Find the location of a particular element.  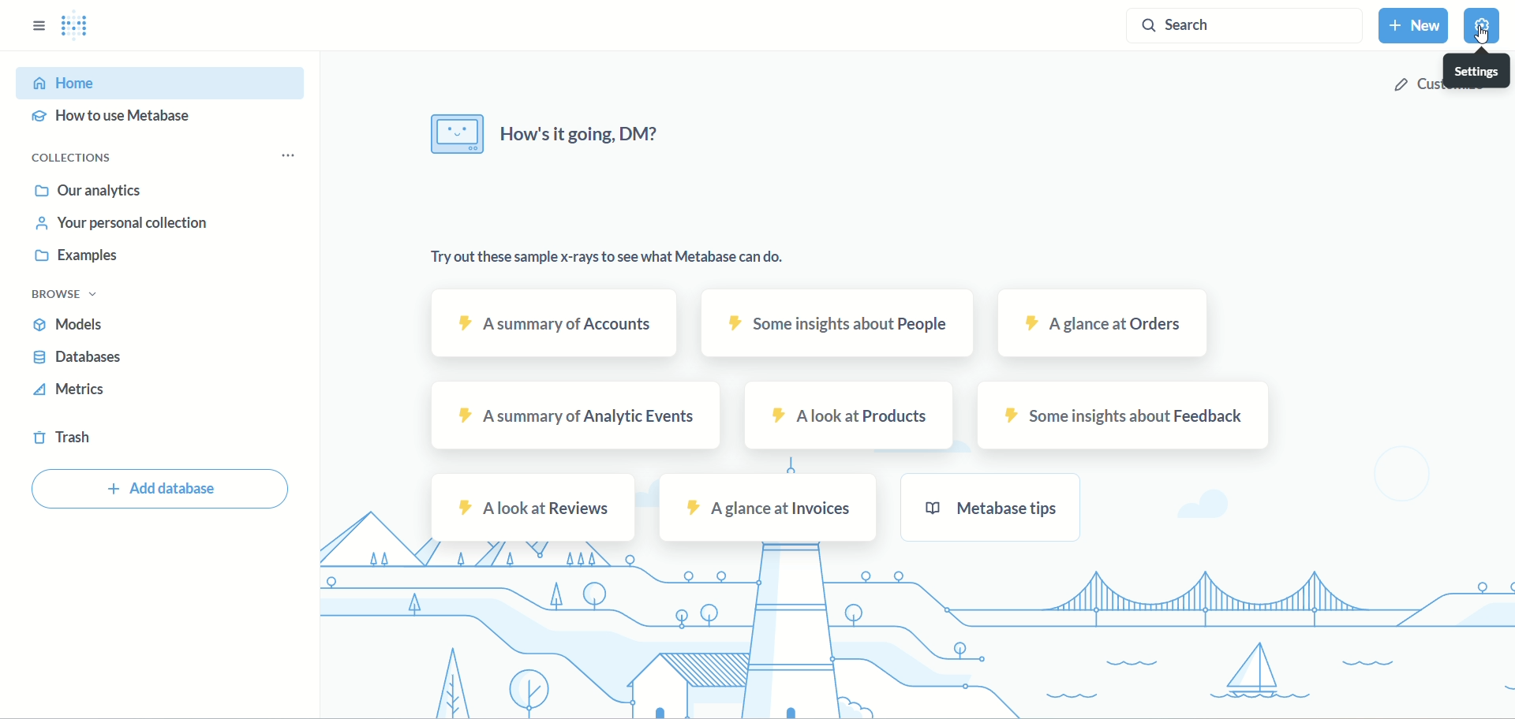

Cursor is located at coordinates (1474, 41).